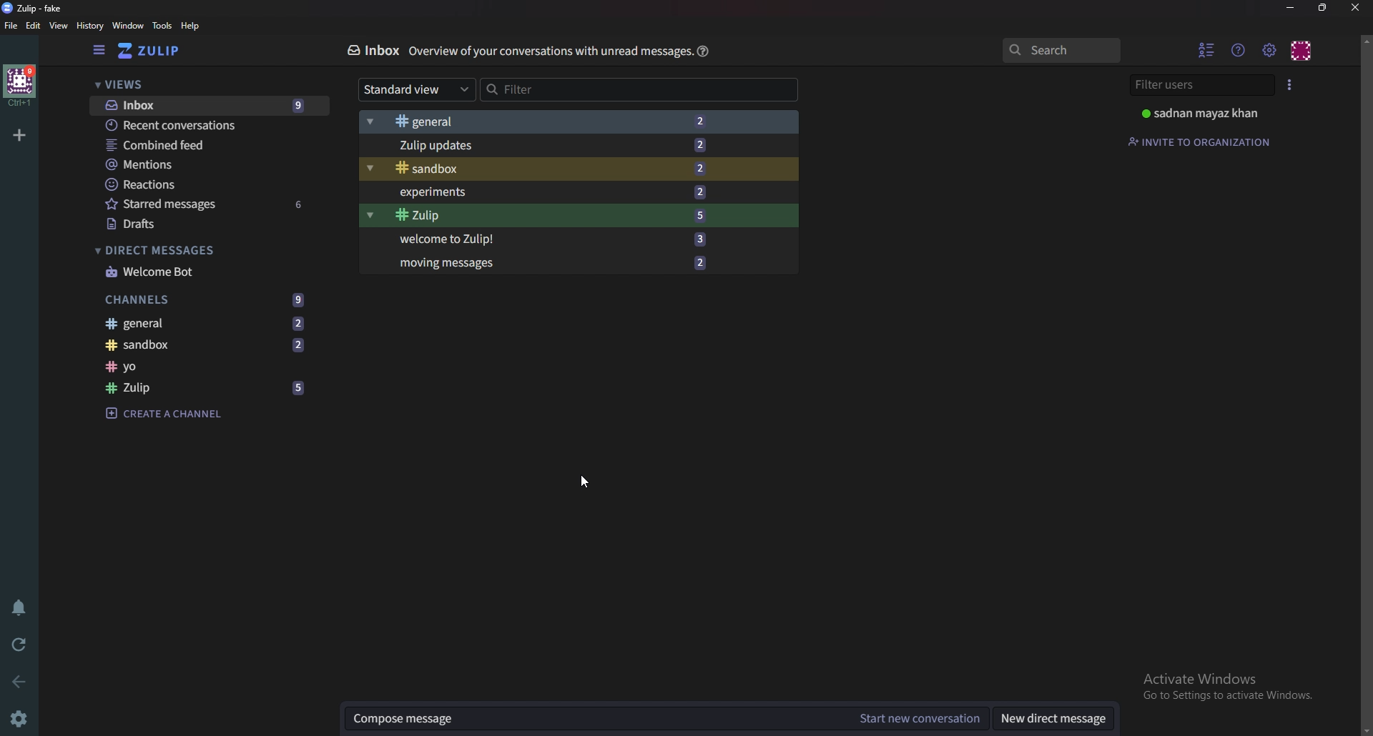 This screenshot has width=1373, height=736. What do you see at coordinates (192, 146) in the screenshot?
I see `Combine feed` at bounding box center [192, 146].